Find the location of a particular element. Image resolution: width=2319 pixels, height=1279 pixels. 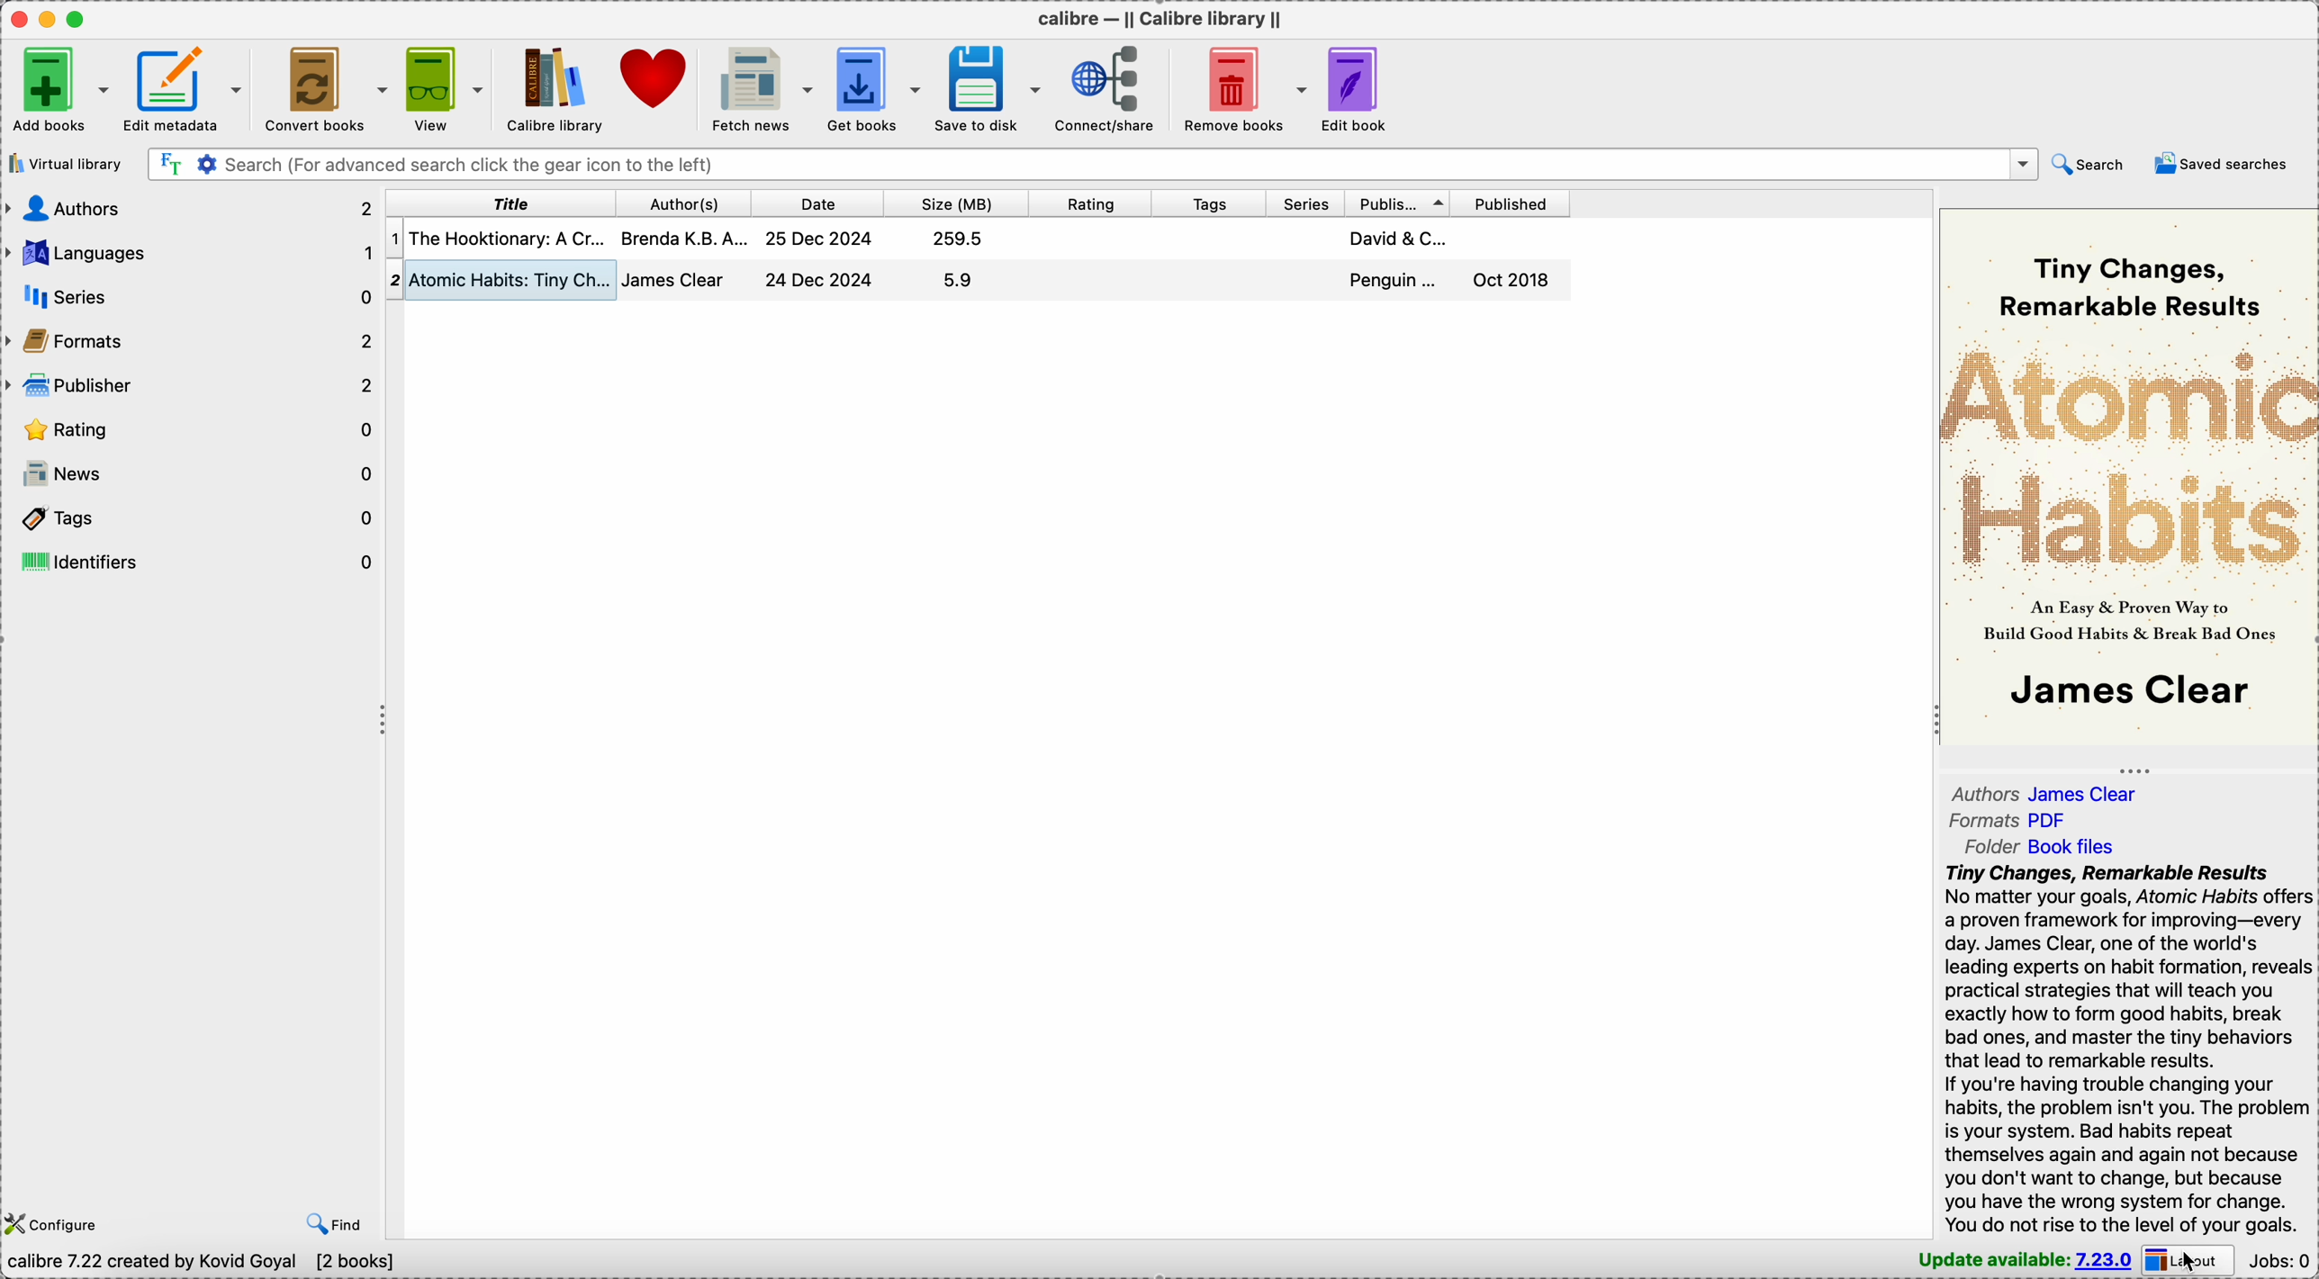

2 is located at coordinates (394, 282).